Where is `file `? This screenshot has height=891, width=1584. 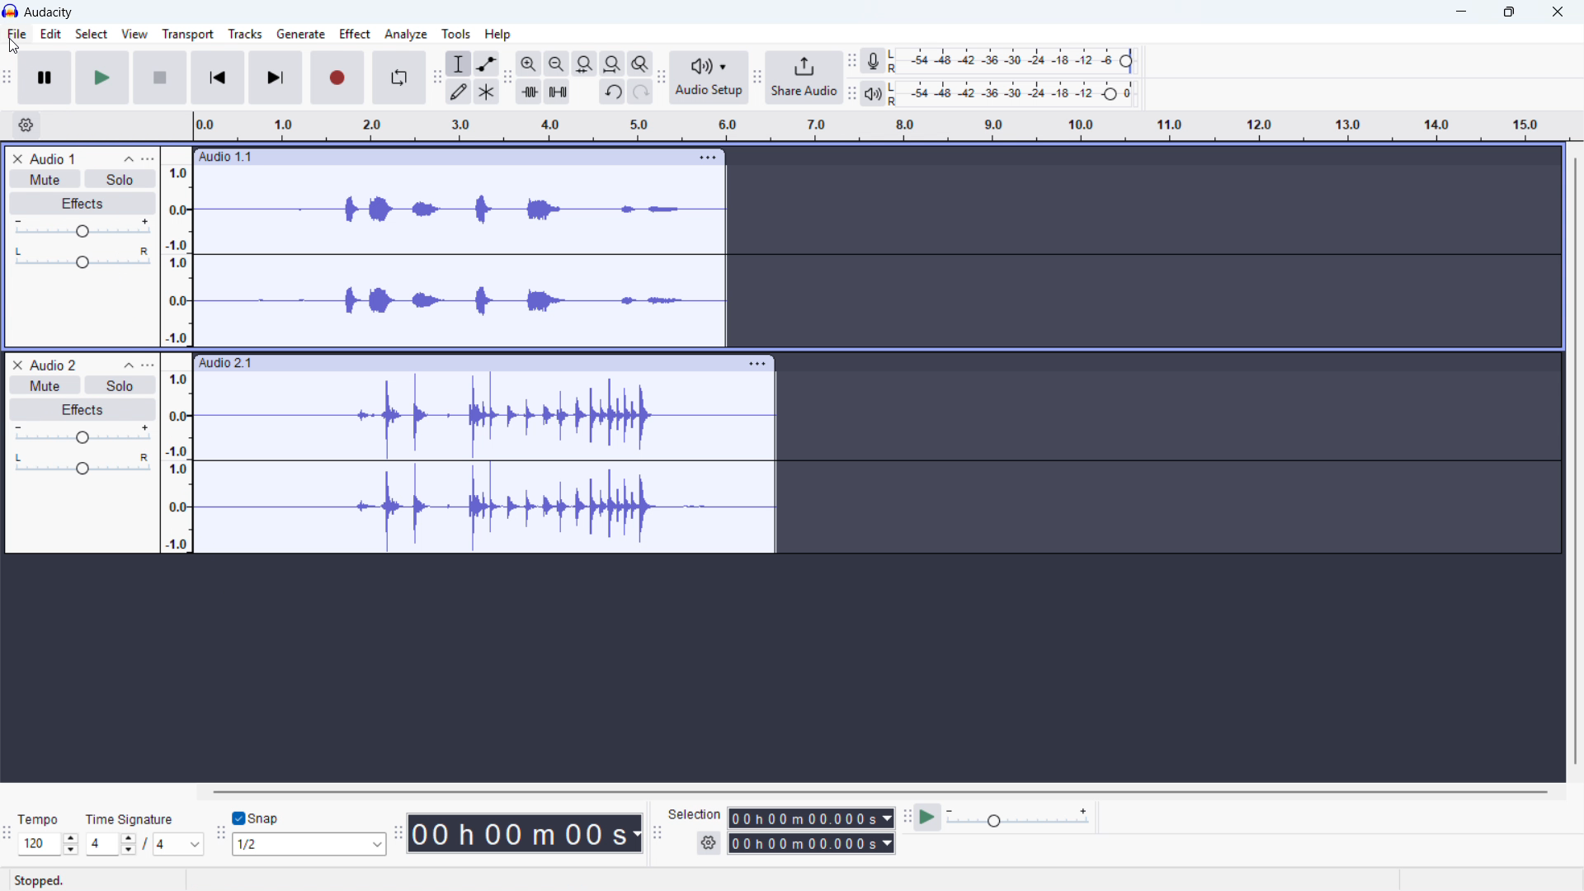 file  is located at coordinates (17, 35).